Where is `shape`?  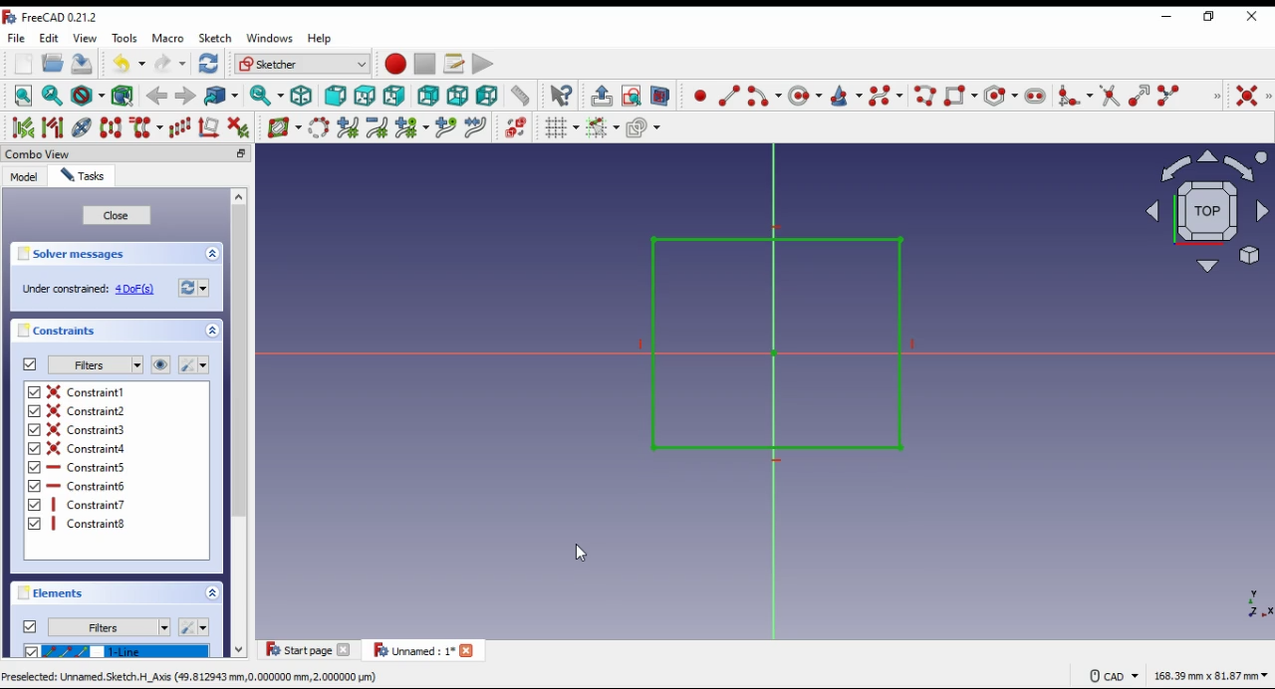
shape is located at coordinates (778, 346).